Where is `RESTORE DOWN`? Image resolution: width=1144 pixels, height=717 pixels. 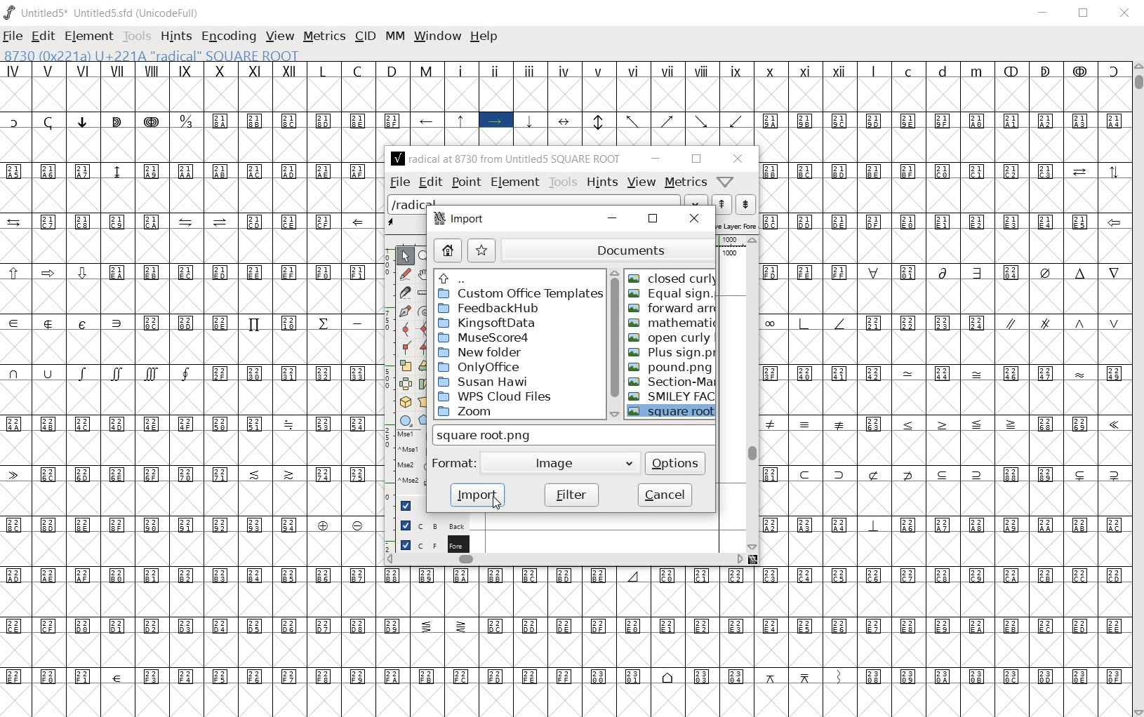
RESTORE DOWN is located at coordinates (1084, 13).